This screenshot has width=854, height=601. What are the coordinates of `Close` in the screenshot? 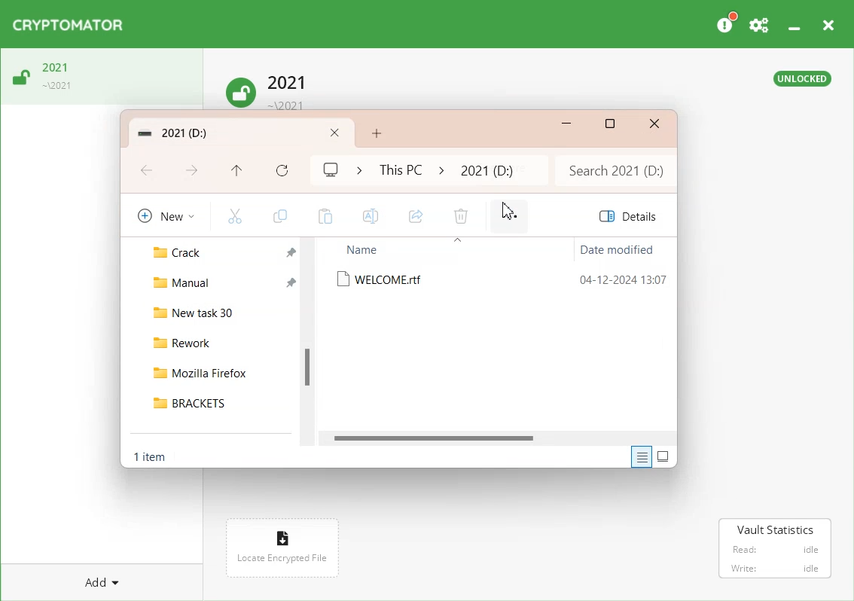 It's located at (828, 23).